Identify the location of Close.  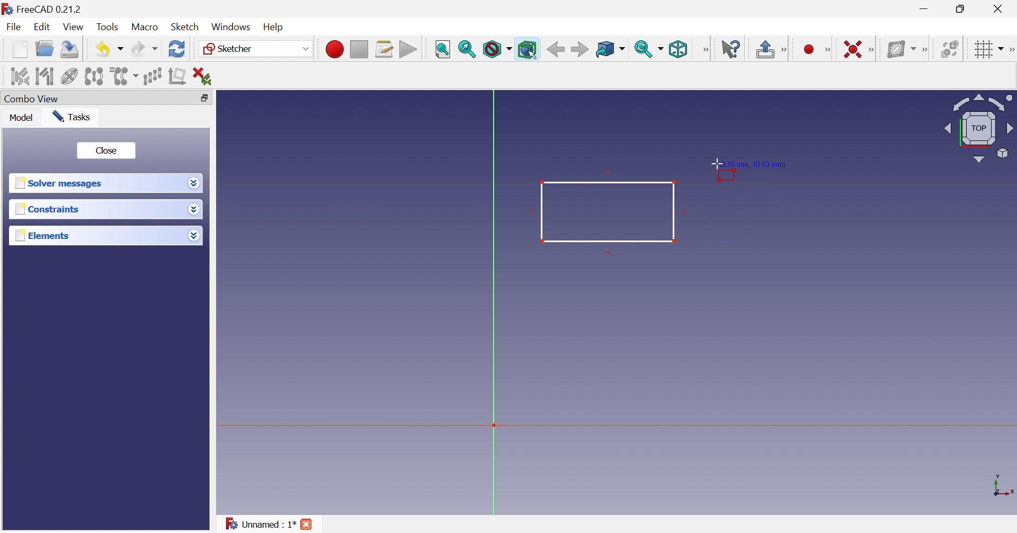
(107, 151).